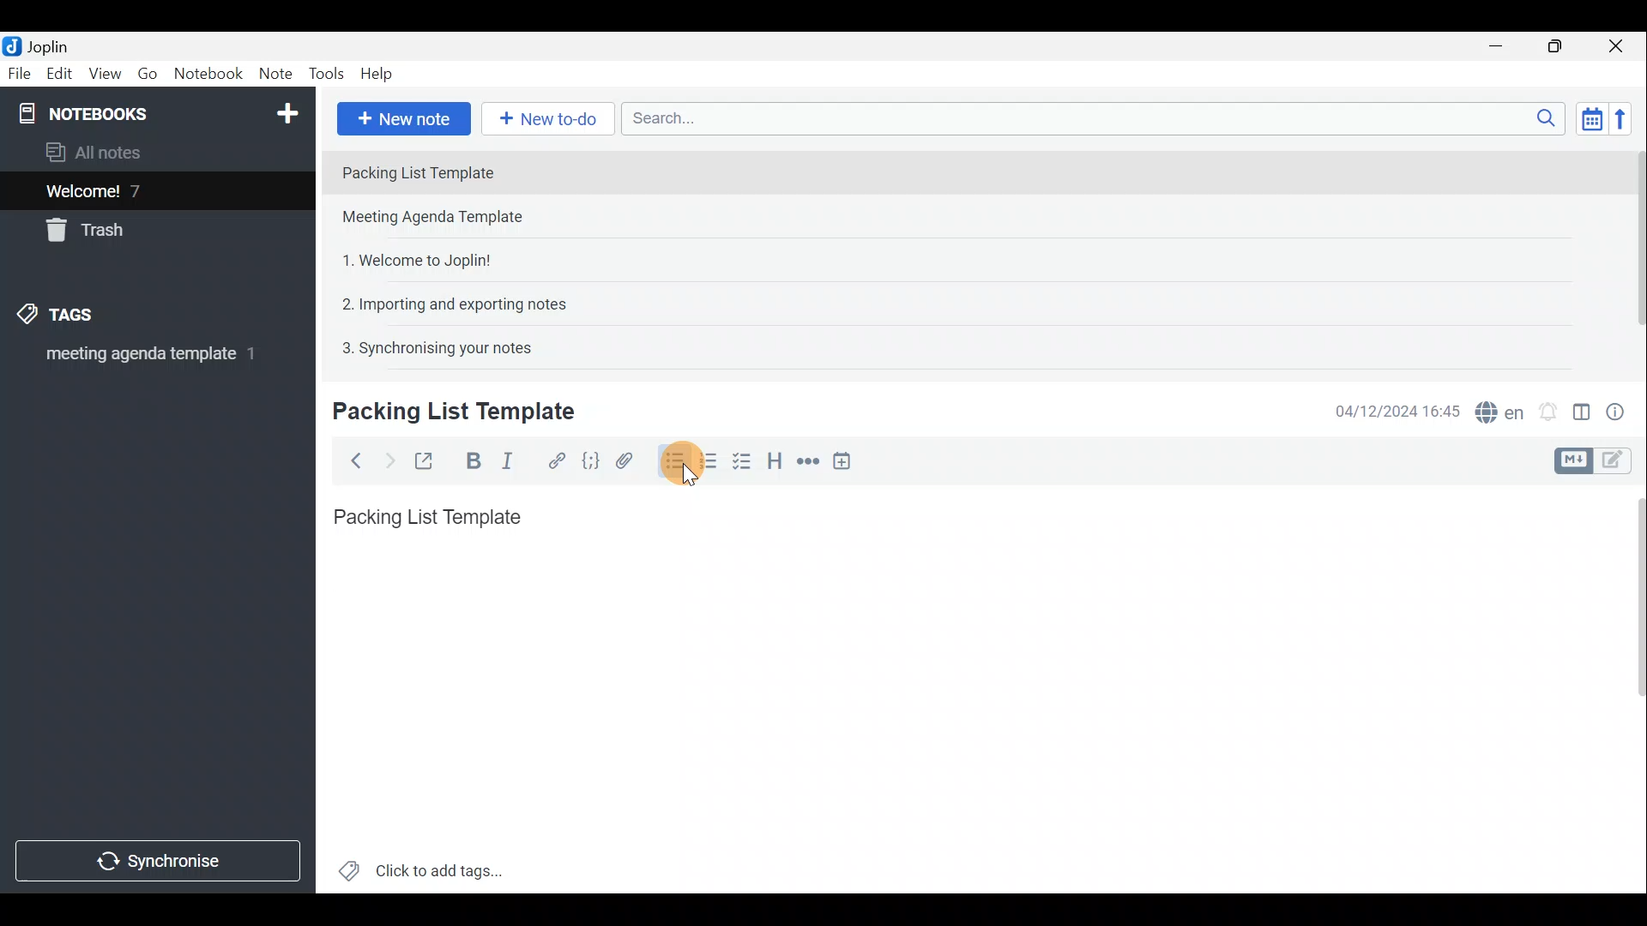 The height and width of the screenshot is (926, 1647). I want to click on Note, so click(274, 75).